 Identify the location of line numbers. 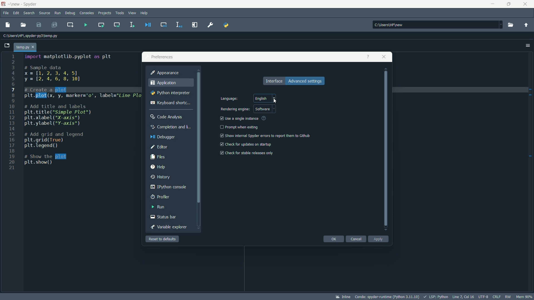
(13, 113).